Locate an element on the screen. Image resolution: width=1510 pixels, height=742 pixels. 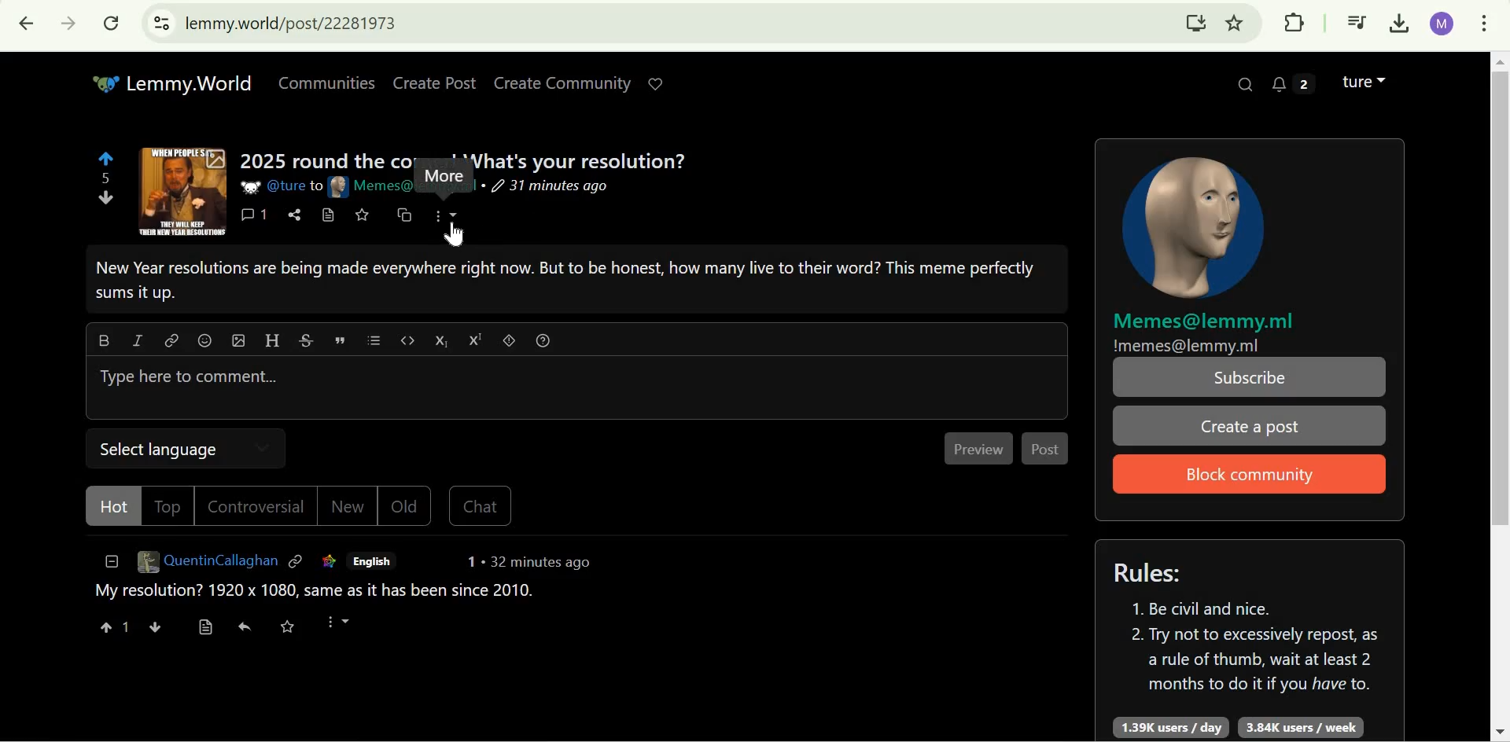
Chat is located at coordinates (481, 506).